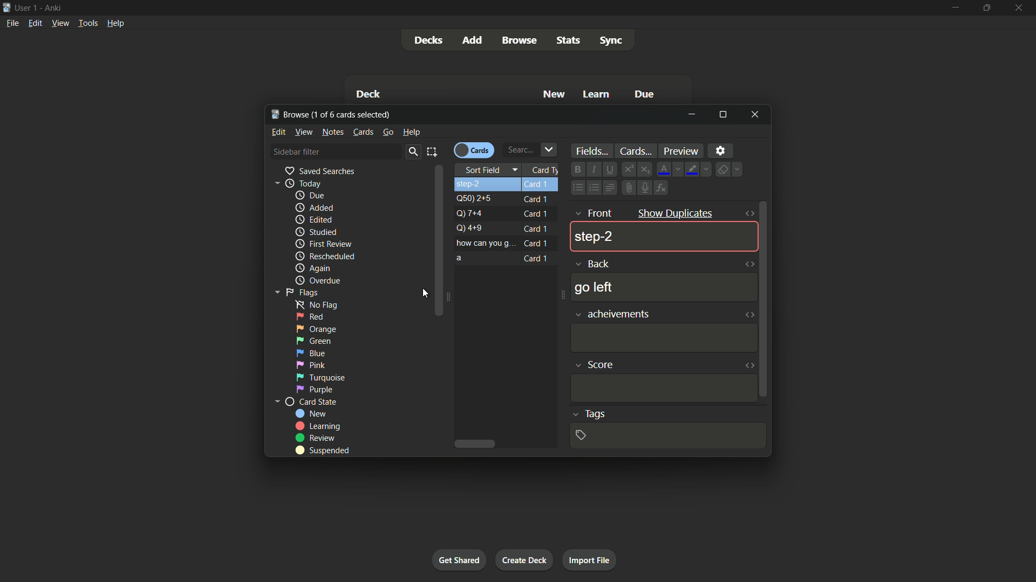  I want to click on Ordered List, so click(592, 188).